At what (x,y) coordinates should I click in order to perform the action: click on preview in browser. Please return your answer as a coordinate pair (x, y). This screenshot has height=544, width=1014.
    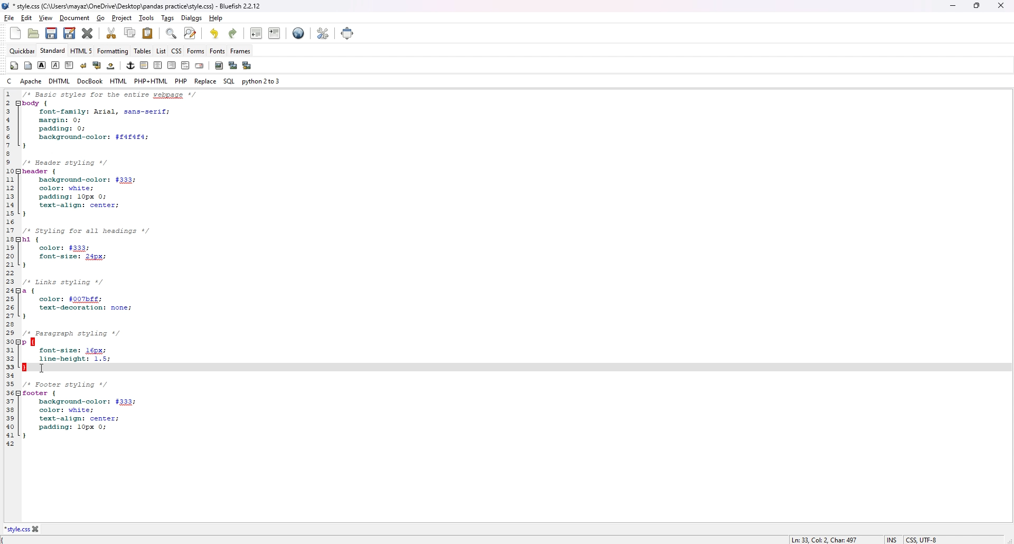
    Looking at the image, I should click on (298, 34).